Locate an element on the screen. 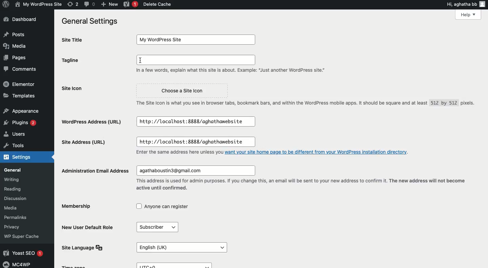 Image resolution: width=488 pixels, height=268 pixels. Writing is located at coordinates (15, 179).